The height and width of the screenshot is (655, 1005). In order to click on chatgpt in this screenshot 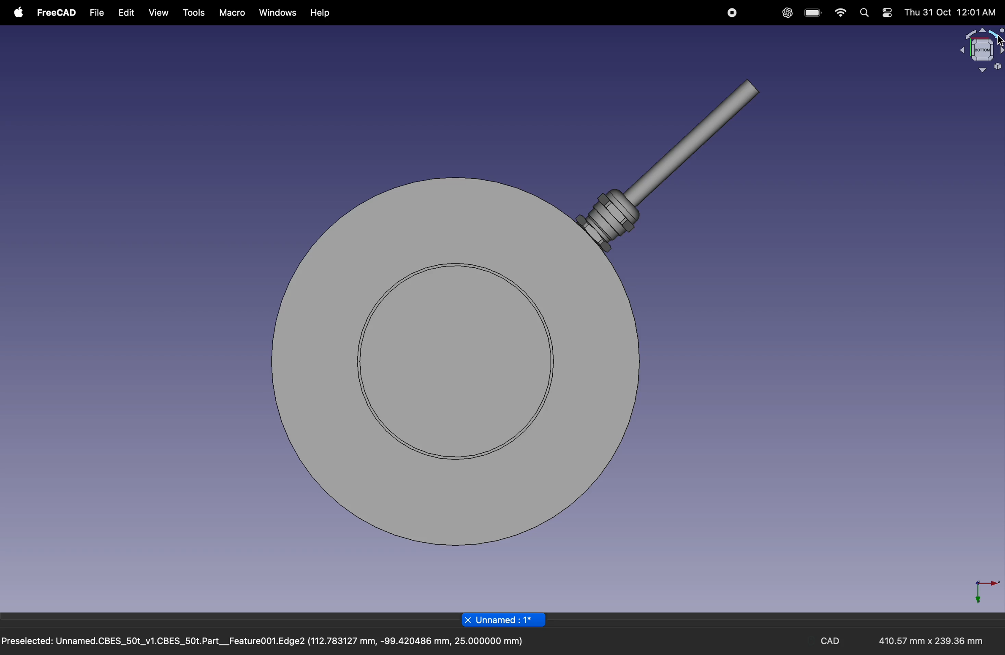, I will do `click(787, 14)`.